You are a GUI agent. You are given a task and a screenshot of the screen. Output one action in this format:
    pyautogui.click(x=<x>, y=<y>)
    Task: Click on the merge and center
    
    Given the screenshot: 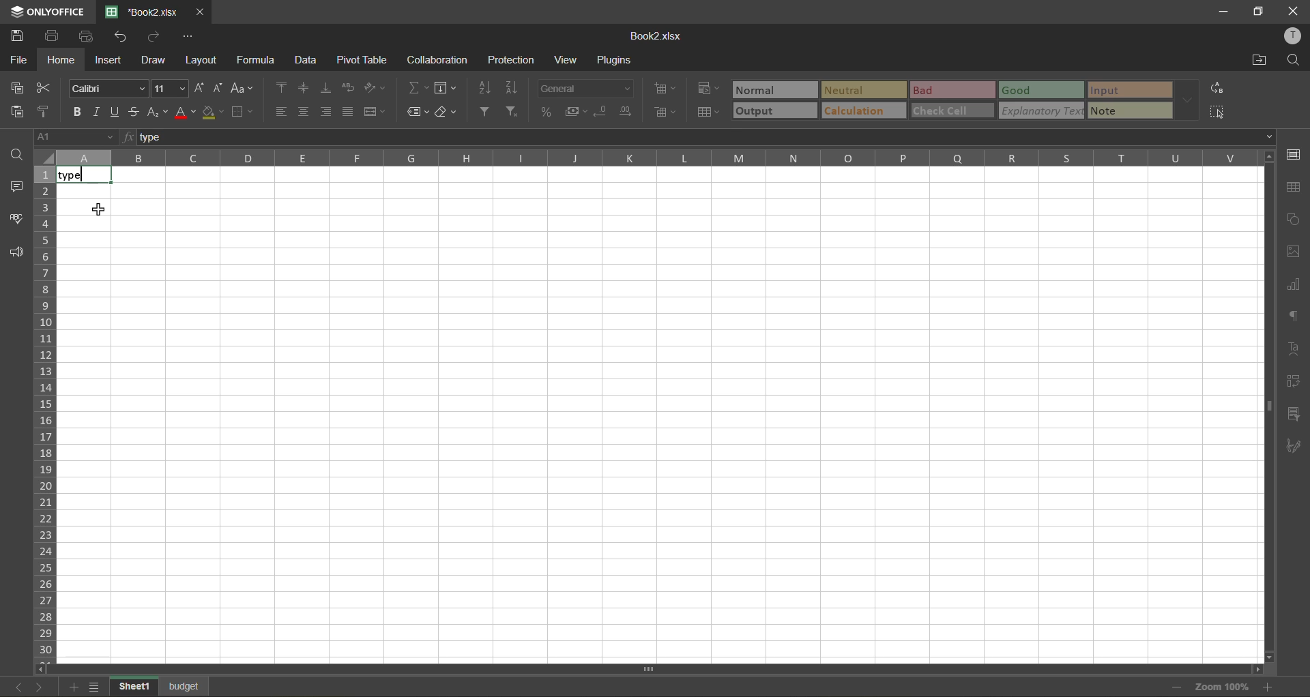 What is the action you would take?
    pyautogui.click(x=375, y=112)
    